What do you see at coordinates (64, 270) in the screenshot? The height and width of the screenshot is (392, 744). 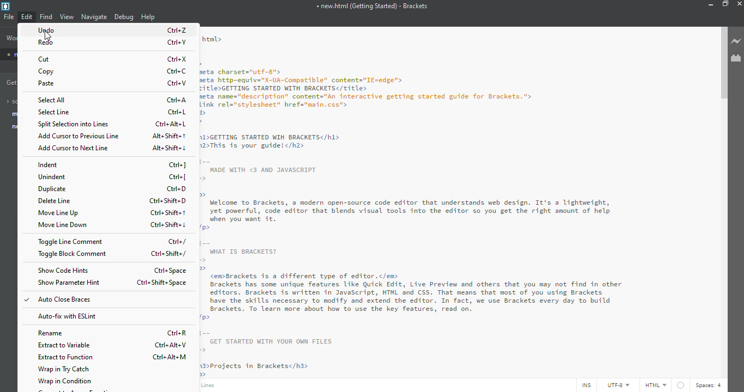 I see `show code hints` at bounding box center [64, 270].